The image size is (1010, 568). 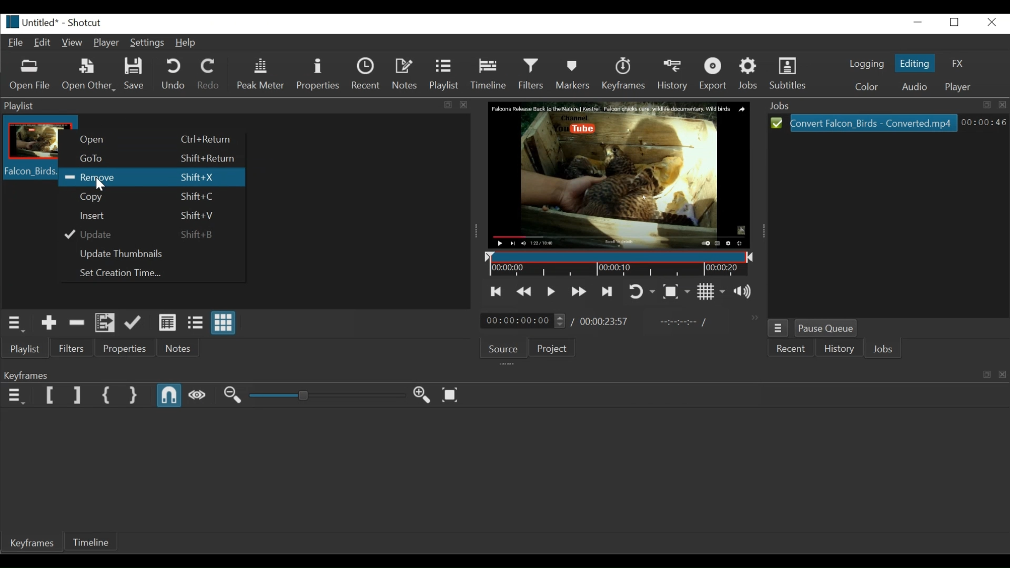 What do you see at coordinates (914, 63) in the screenshot?
I see `Editing` at bounding box center [914, 63].